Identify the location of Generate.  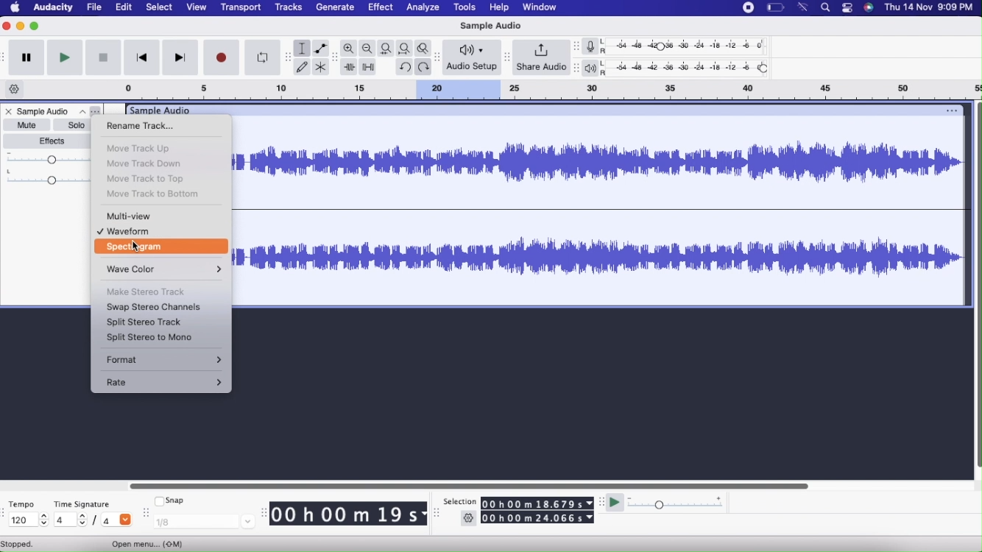
(336, 8).